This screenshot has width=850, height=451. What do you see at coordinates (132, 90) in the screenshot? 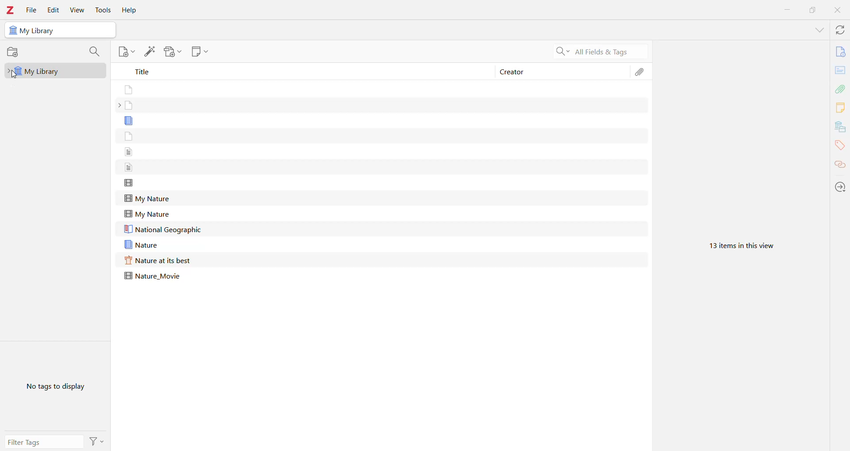
I see `Without title file` at bounding box center [132, 90].